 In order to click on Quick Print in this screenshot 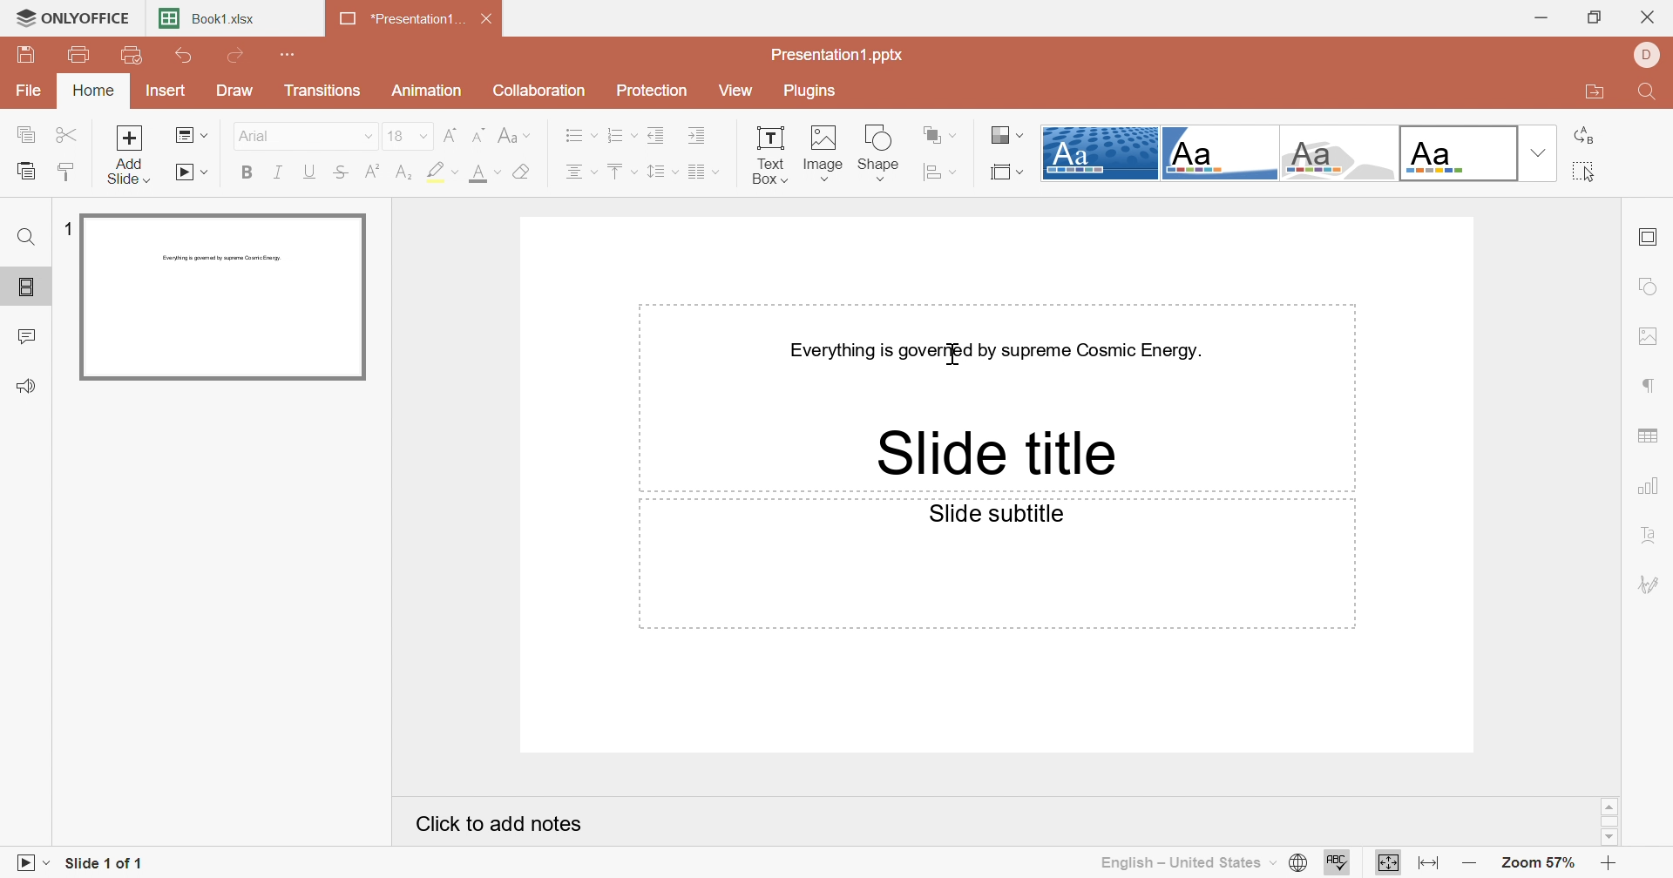, I will do `click(133, 55)`.